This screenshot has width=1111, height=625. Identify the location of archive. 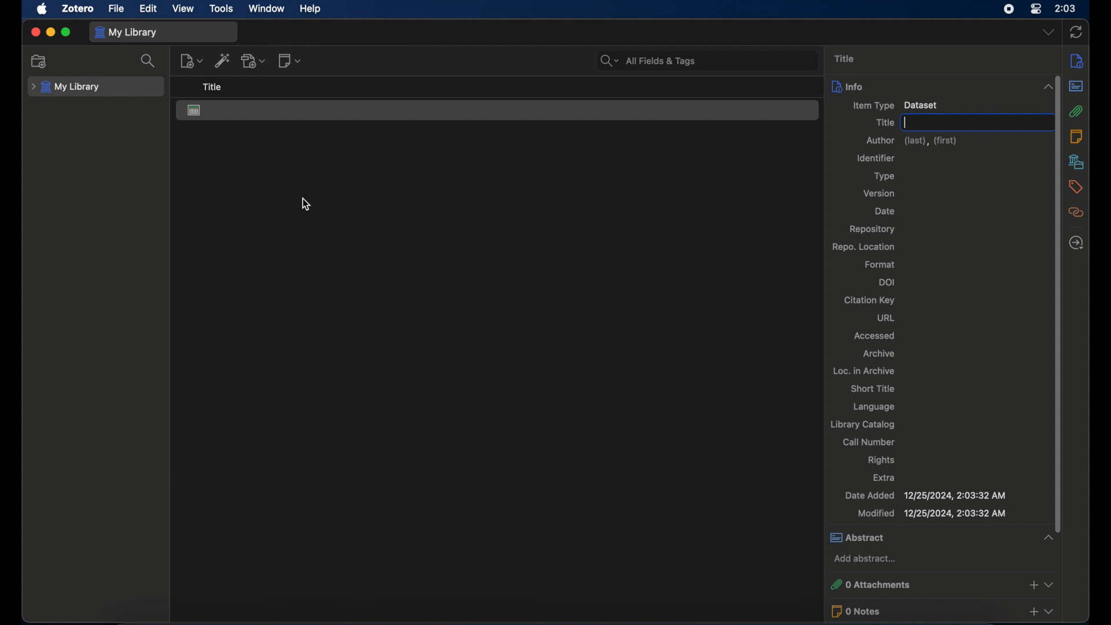
(879, 353).